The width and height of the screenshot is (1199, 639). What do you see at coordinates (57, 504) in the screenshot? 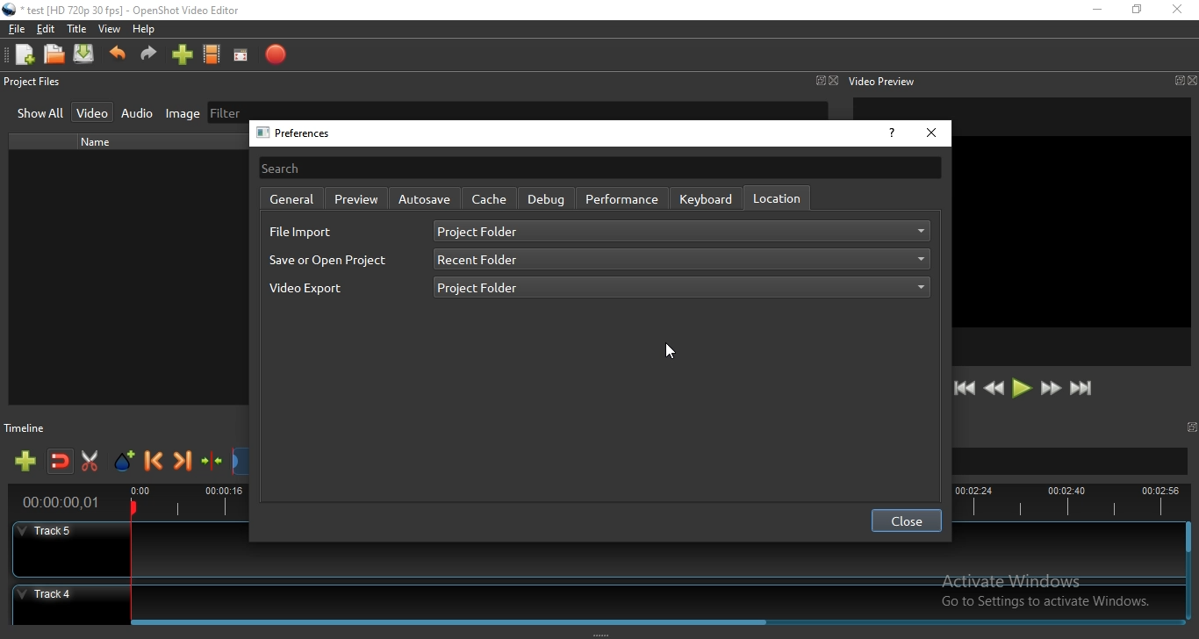
I see `time` at bounding box center [57, 504].